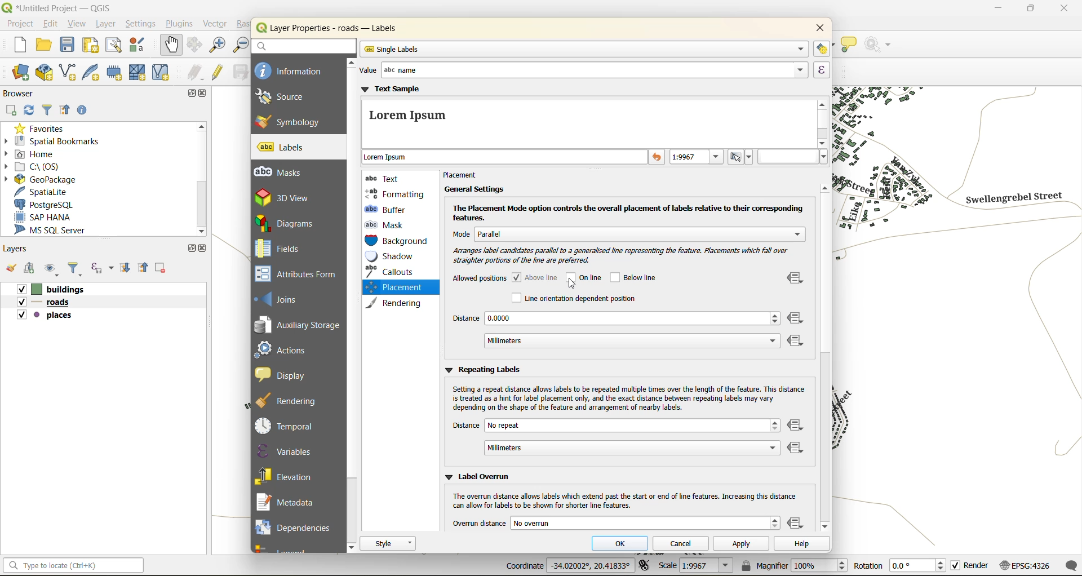  I want to click on show layout, so click(112, 45).